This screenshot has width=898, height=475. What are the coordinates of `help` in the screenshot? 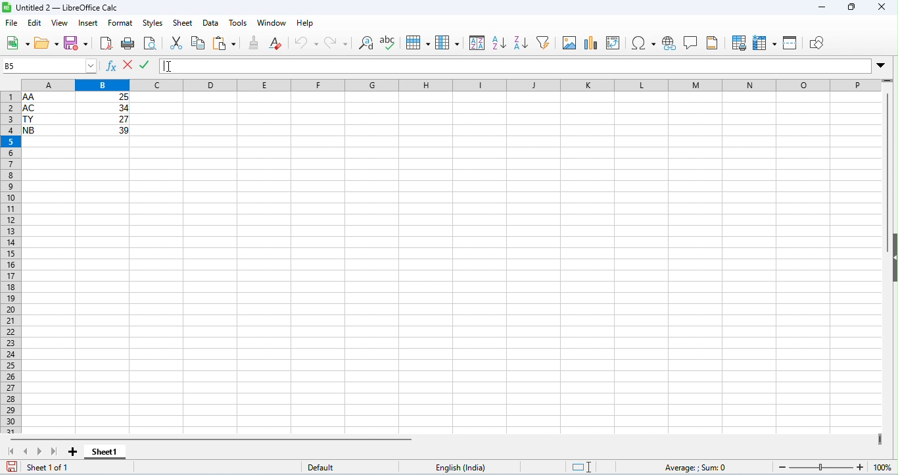 It's located at (305, 24).